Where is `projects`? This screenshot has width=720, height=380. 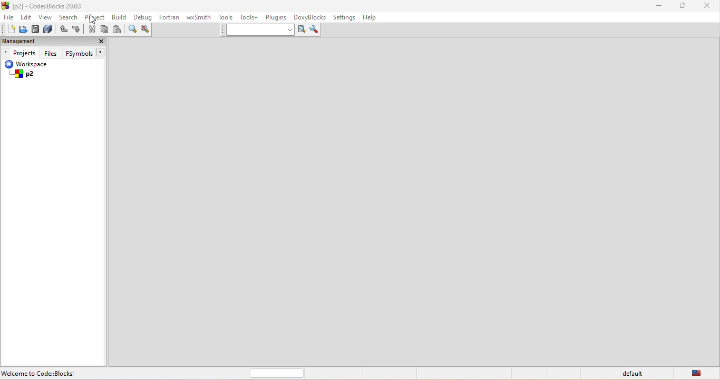
projects is located at coordinates (21, 53).